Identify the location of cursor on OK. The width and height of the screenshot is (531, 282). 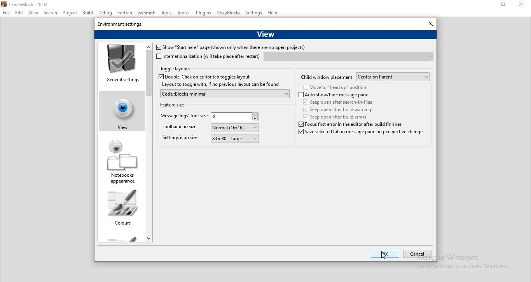
(384, 255).